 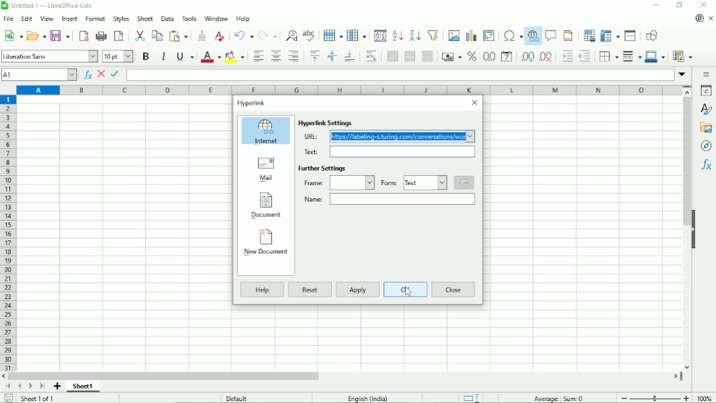 I want to click on Format as date, so click(x=507, y=56).